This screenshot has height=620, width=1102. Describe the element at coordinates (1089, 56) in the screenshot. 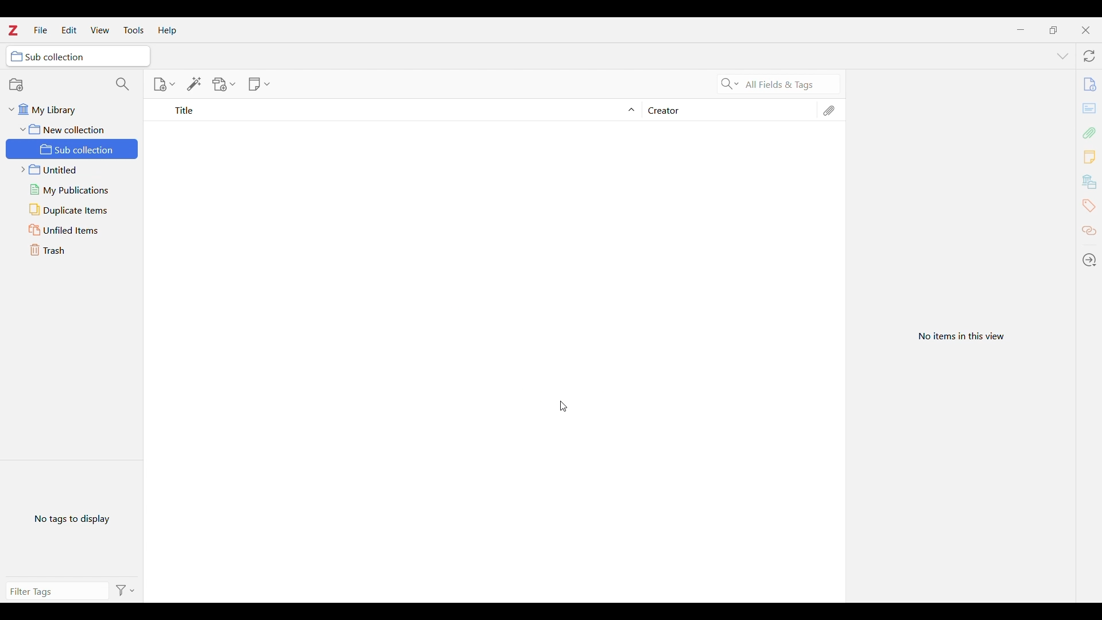

I see `Sync with zotero.org` at that location.